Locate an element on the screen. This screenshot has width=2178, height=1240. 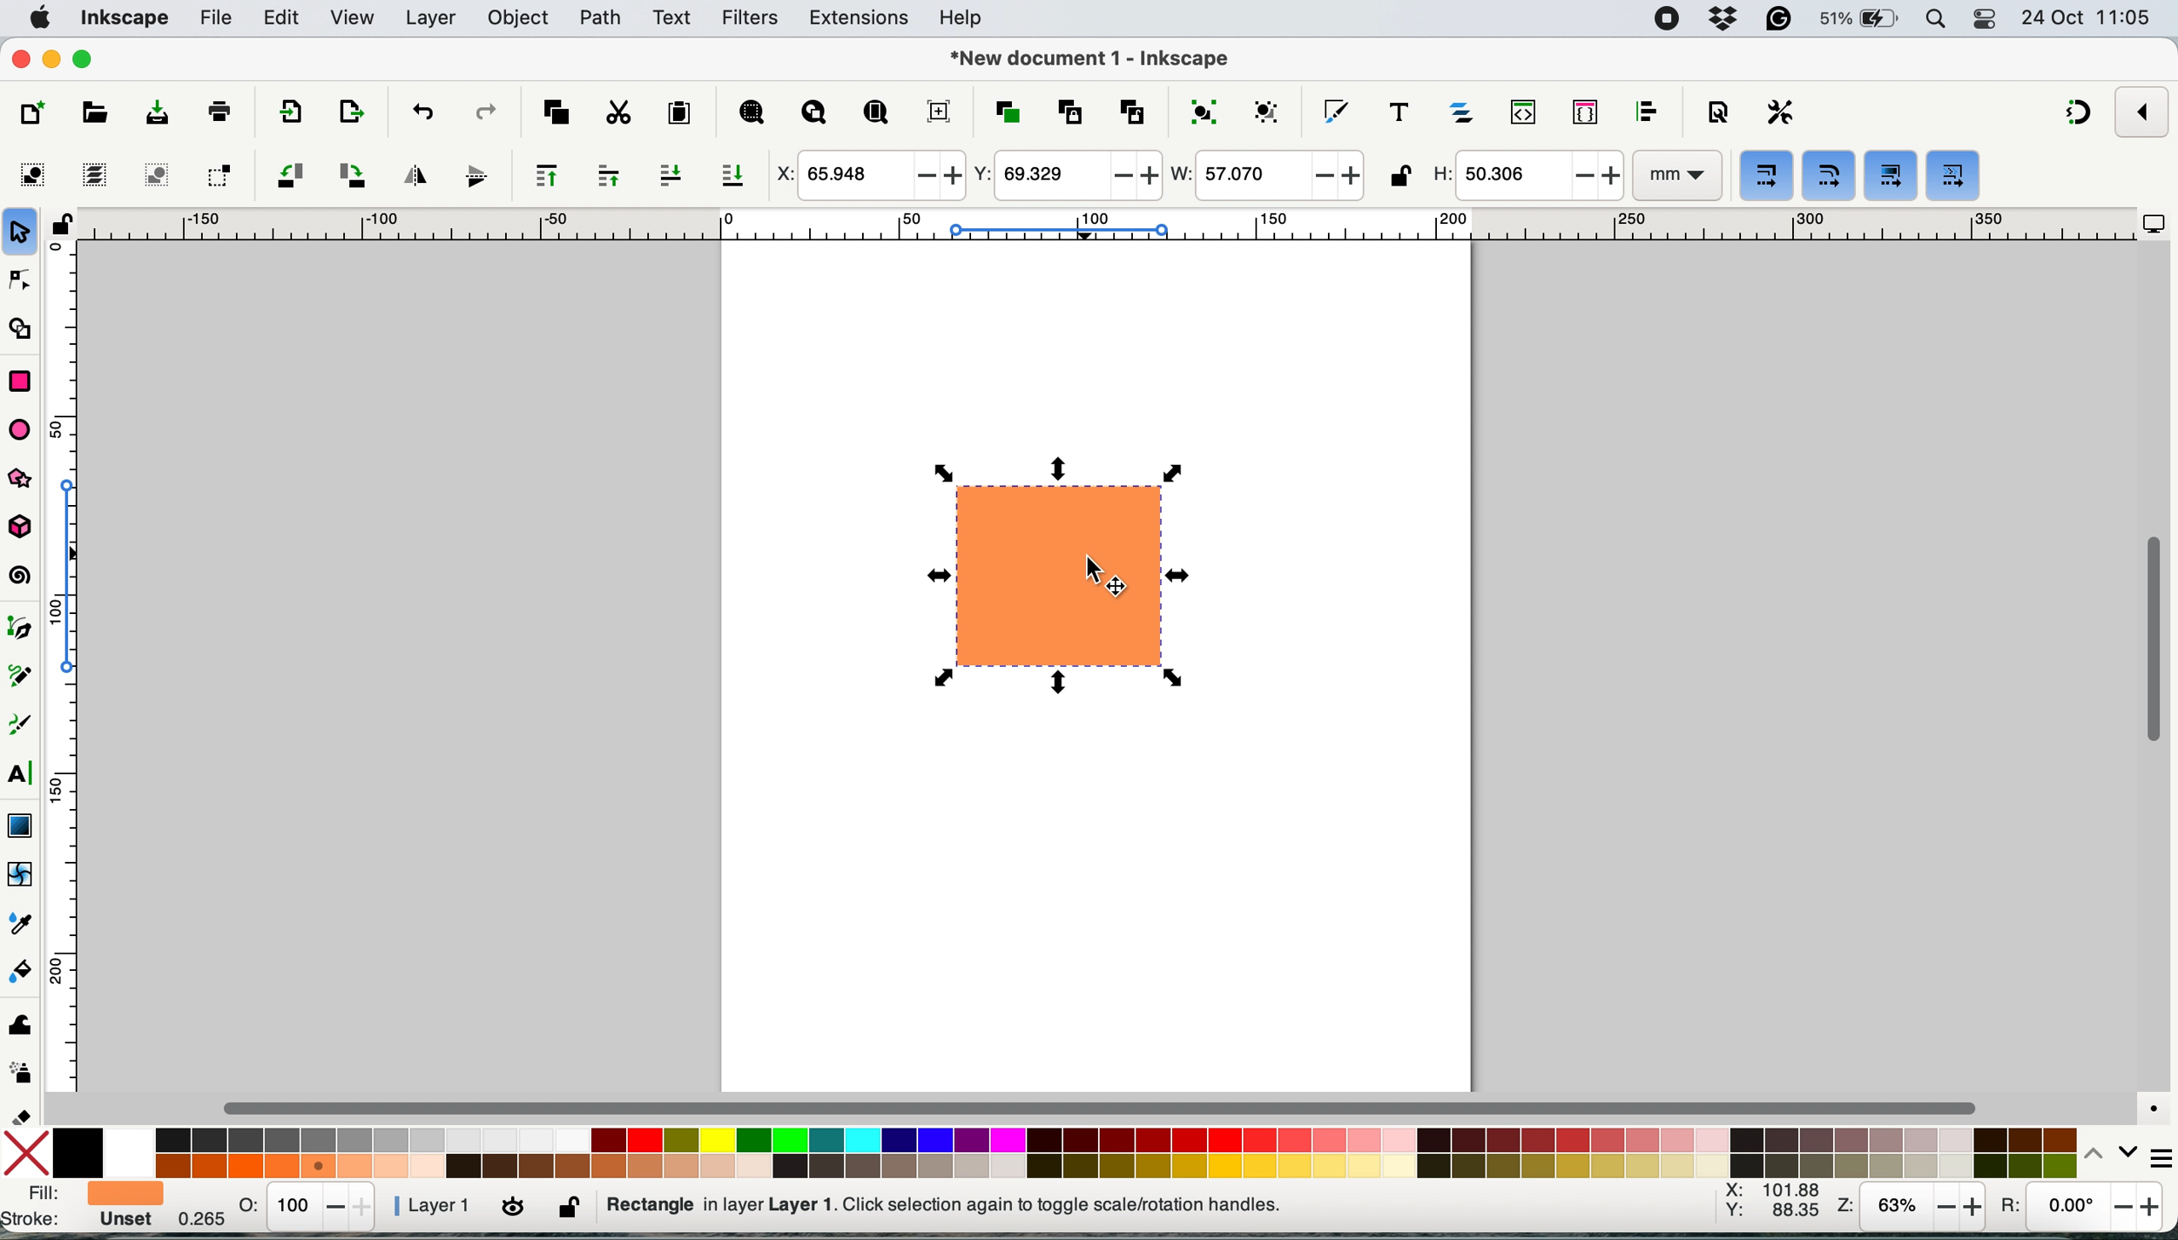
create clone is located at coordinates (1066, 112).